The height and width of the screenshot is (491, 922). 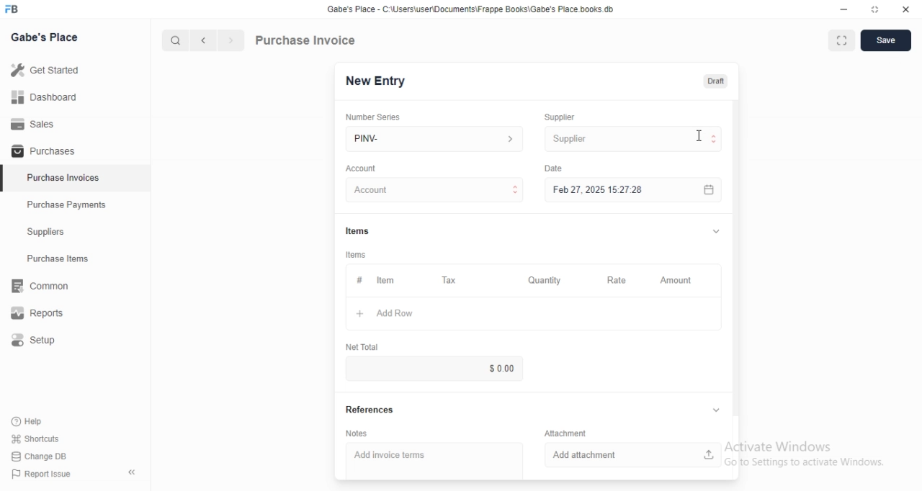 What do you see at coordinates (886, 40) in the screenshot?
I see `Save` at bounding box center [886, 40].